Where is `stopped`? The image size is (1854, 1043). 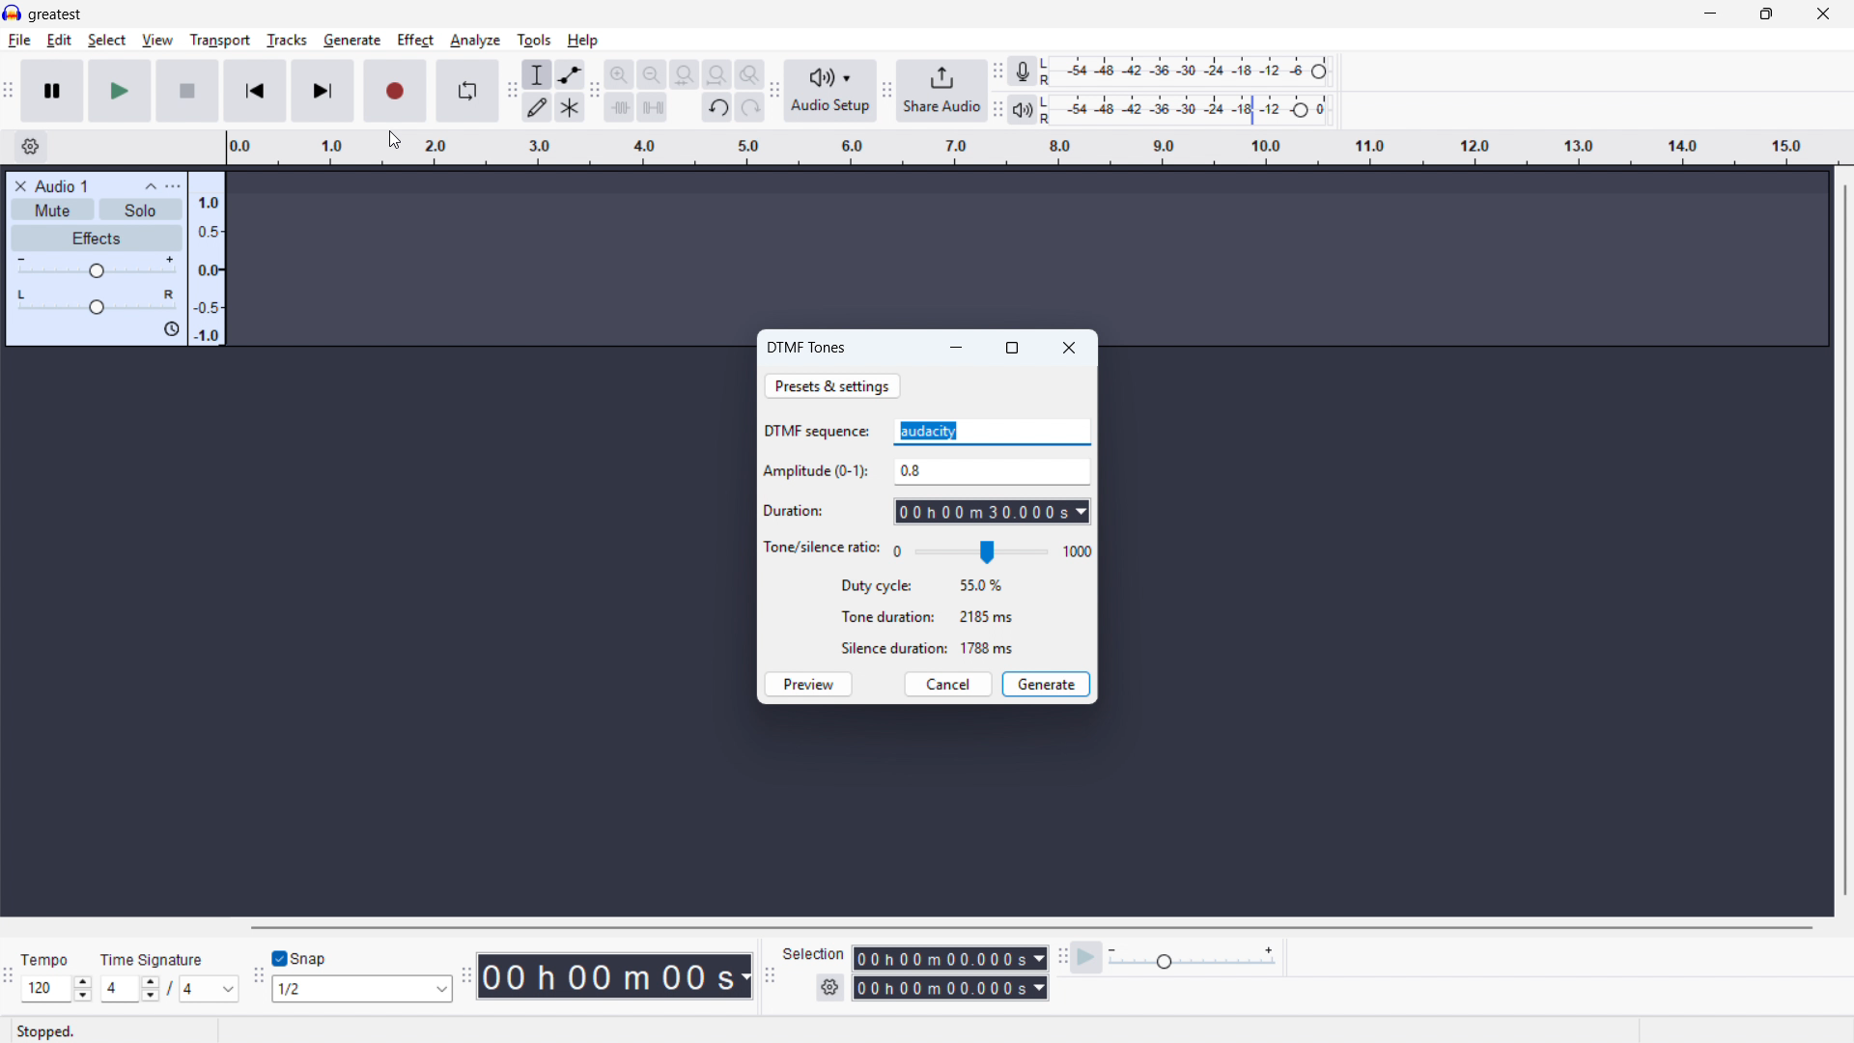
stopped is located at coordinates (46, 1032).